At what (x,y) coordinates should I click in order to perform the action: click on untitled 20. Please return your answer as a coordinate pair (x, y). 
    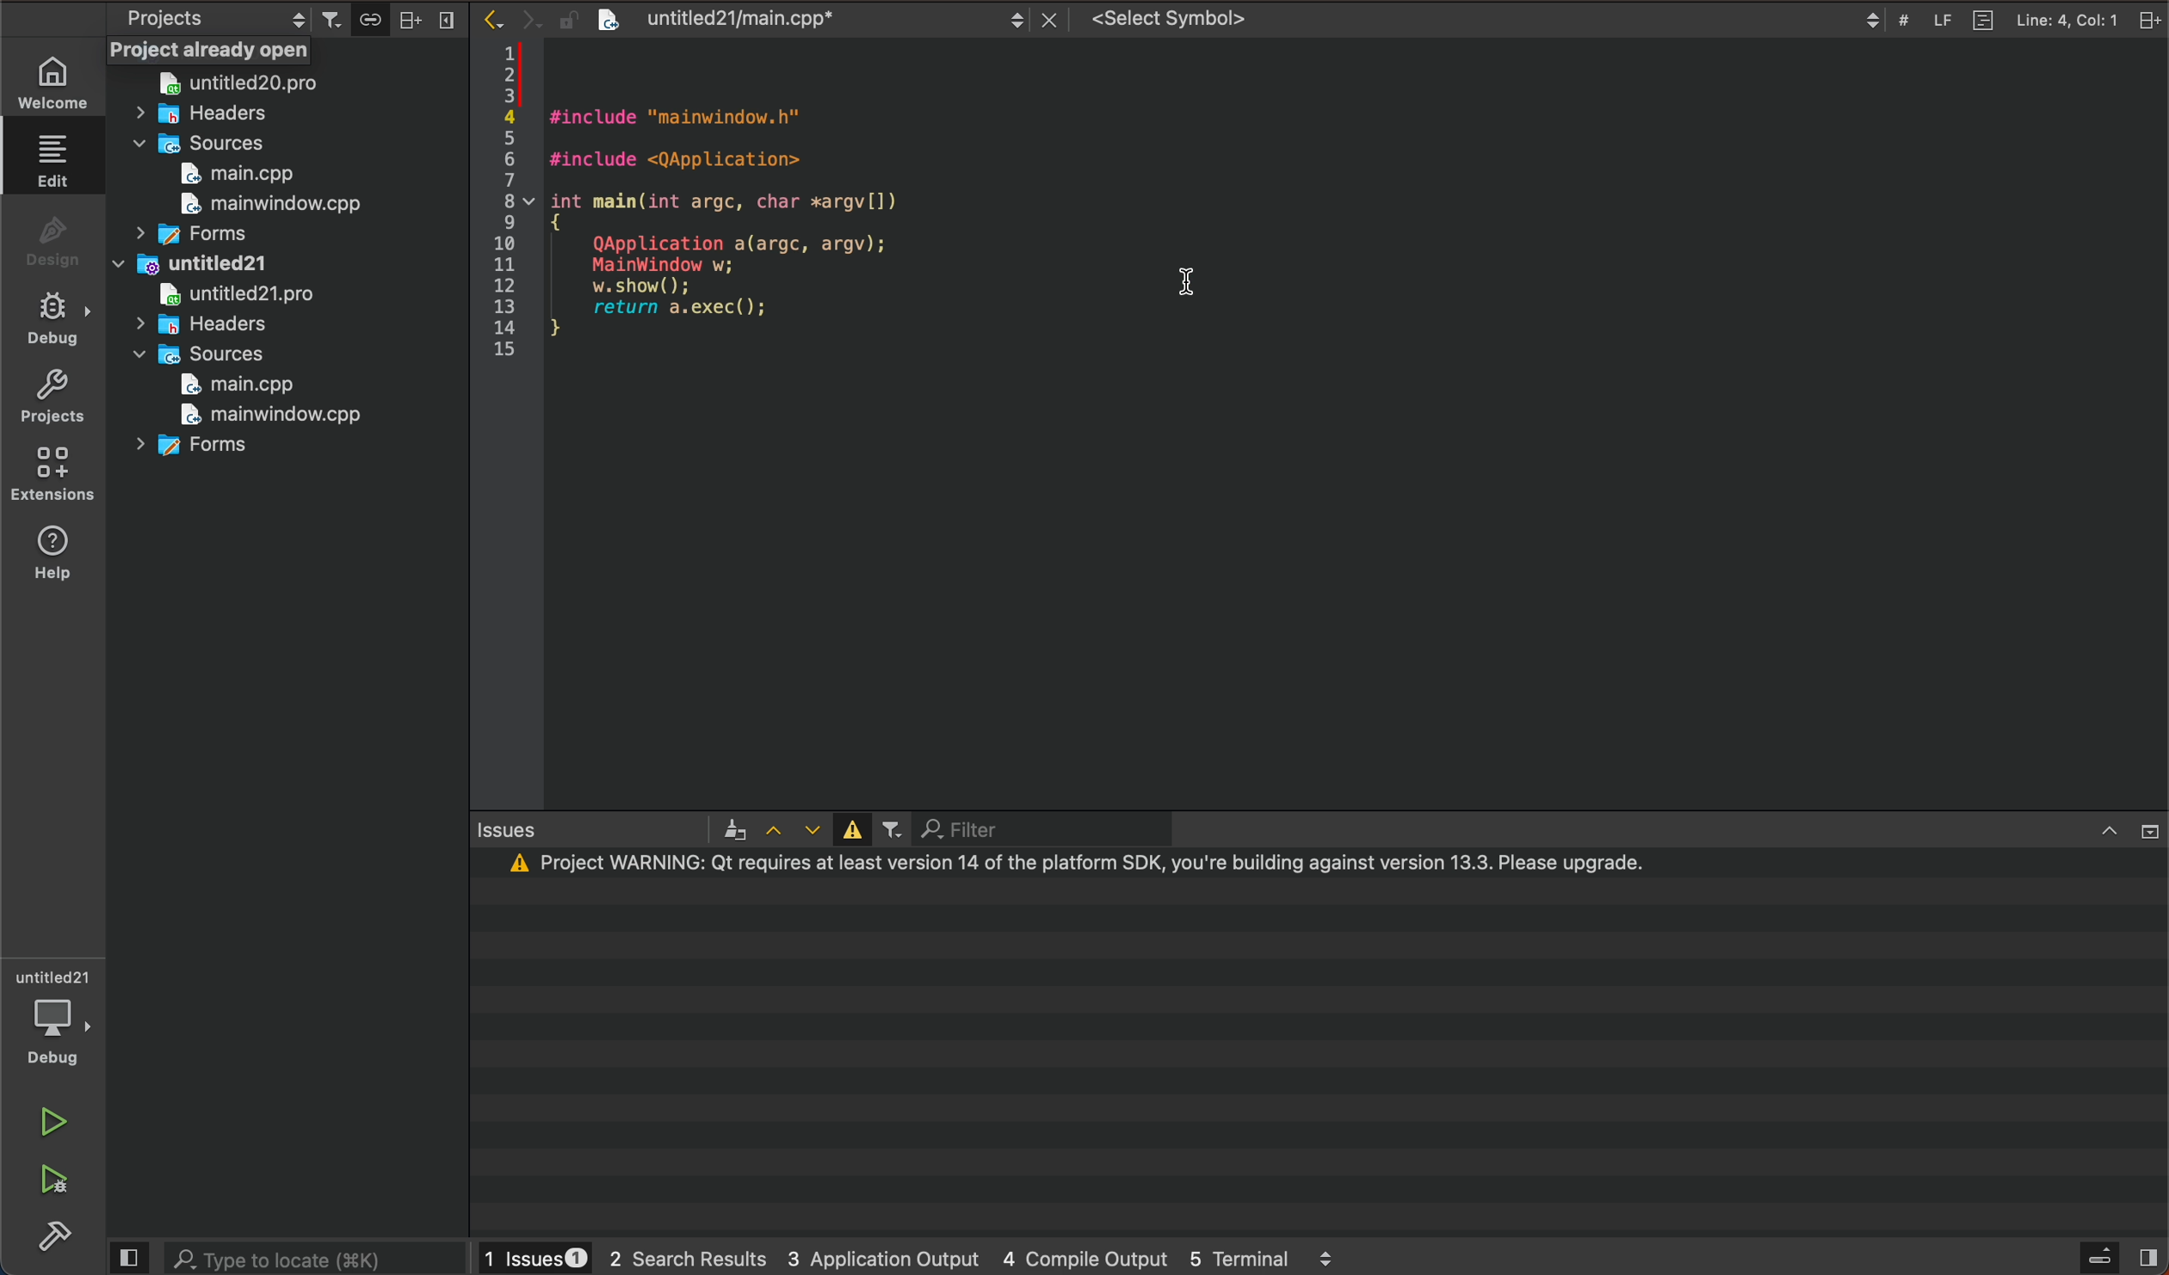
    Looking at the image, I should click on (252, 84).